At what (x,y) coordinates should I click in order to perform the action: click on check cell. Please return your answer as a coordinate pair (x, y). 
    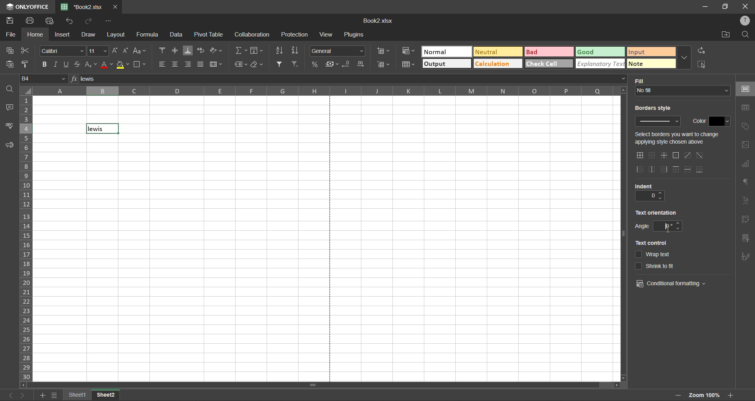
    Looking at the image, I should click on (548, 65).